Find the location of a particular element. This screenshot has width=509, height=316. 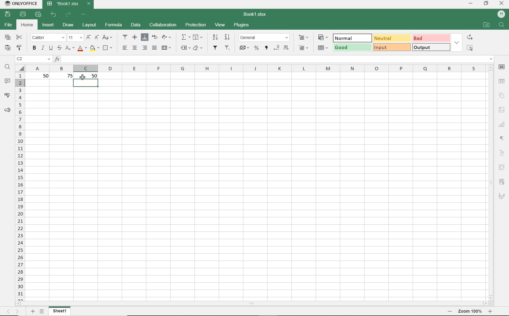

find is located at coordinates (501, 25).